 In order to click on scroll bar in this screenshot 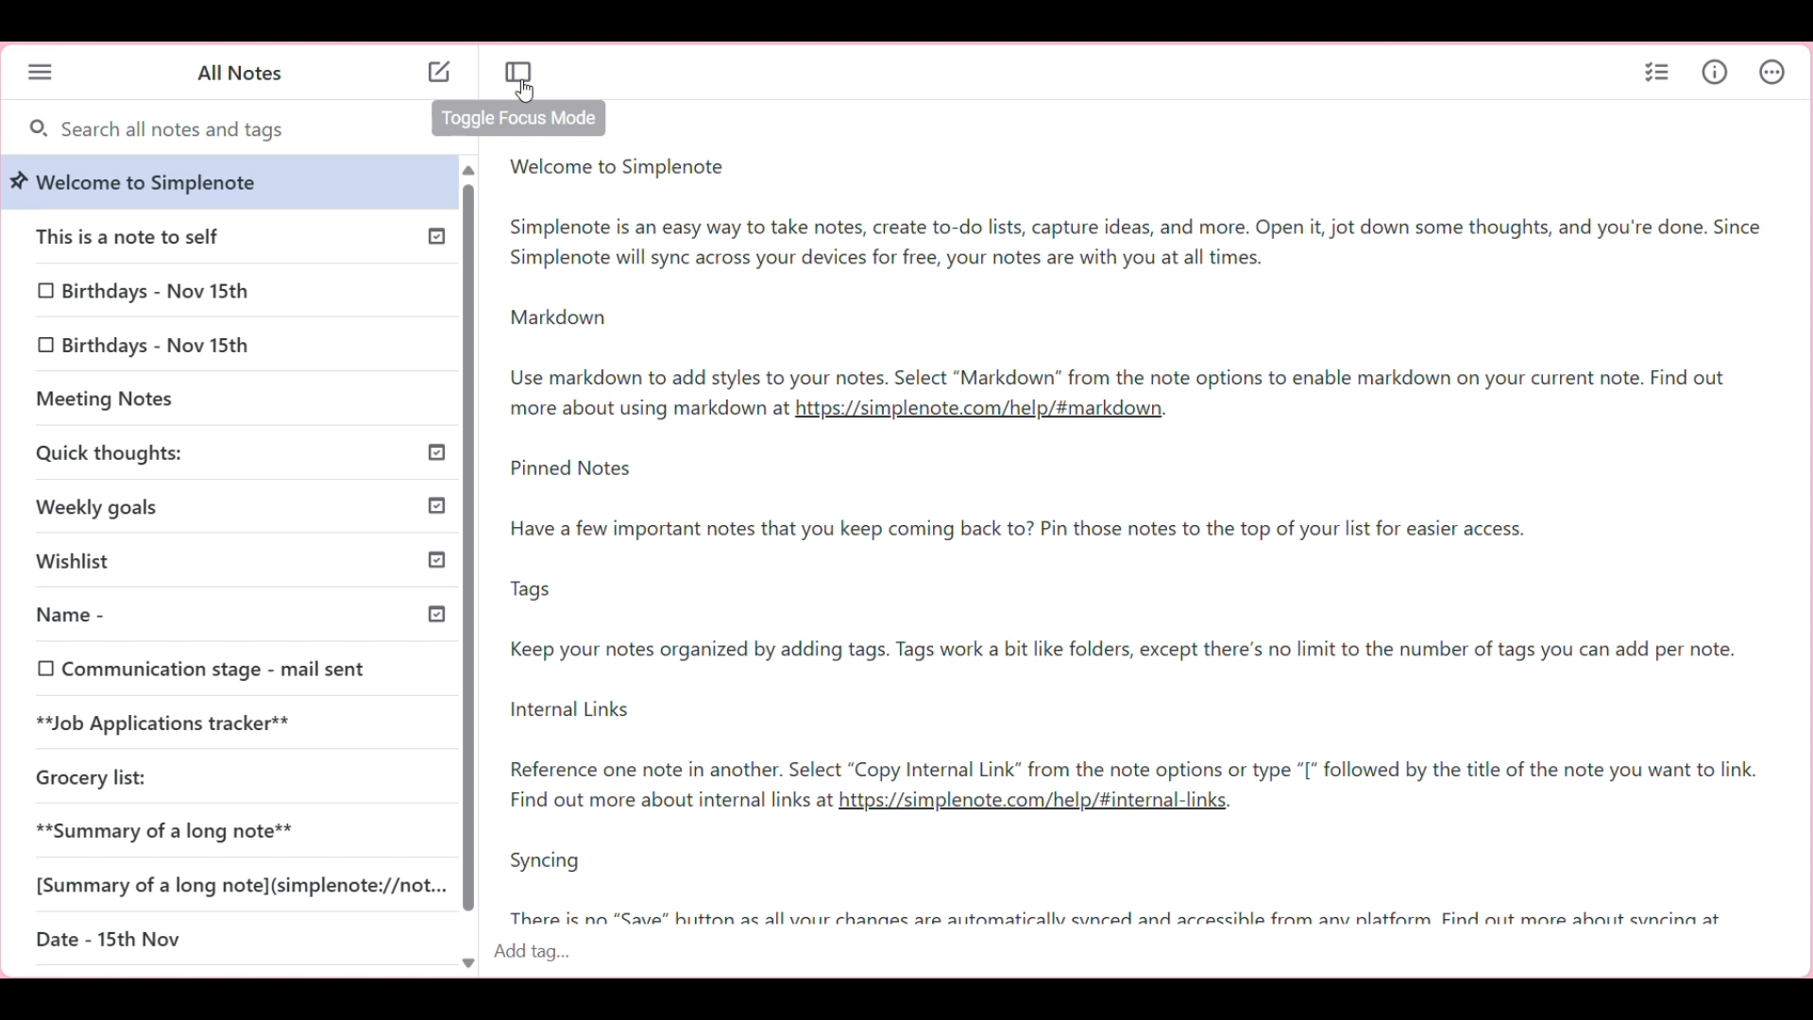, I will do `click(469, 554)`.